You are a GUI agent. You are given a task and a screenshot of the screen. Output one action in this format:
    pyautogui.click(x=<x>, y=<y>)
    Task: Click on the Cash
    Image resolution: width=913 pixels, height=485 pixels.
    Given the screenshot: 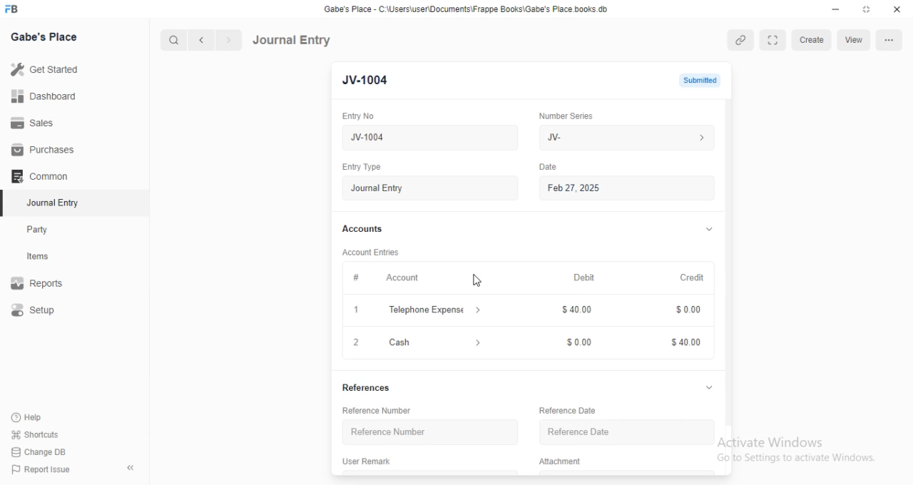 What is the action you would take?
    pyautogui.click(x=434, y=342)
    